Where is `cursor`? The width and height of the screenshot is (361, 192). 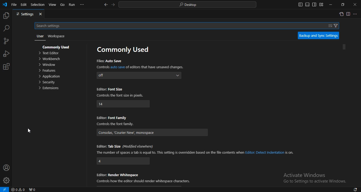
cursor is located at coordinates (30, 131).